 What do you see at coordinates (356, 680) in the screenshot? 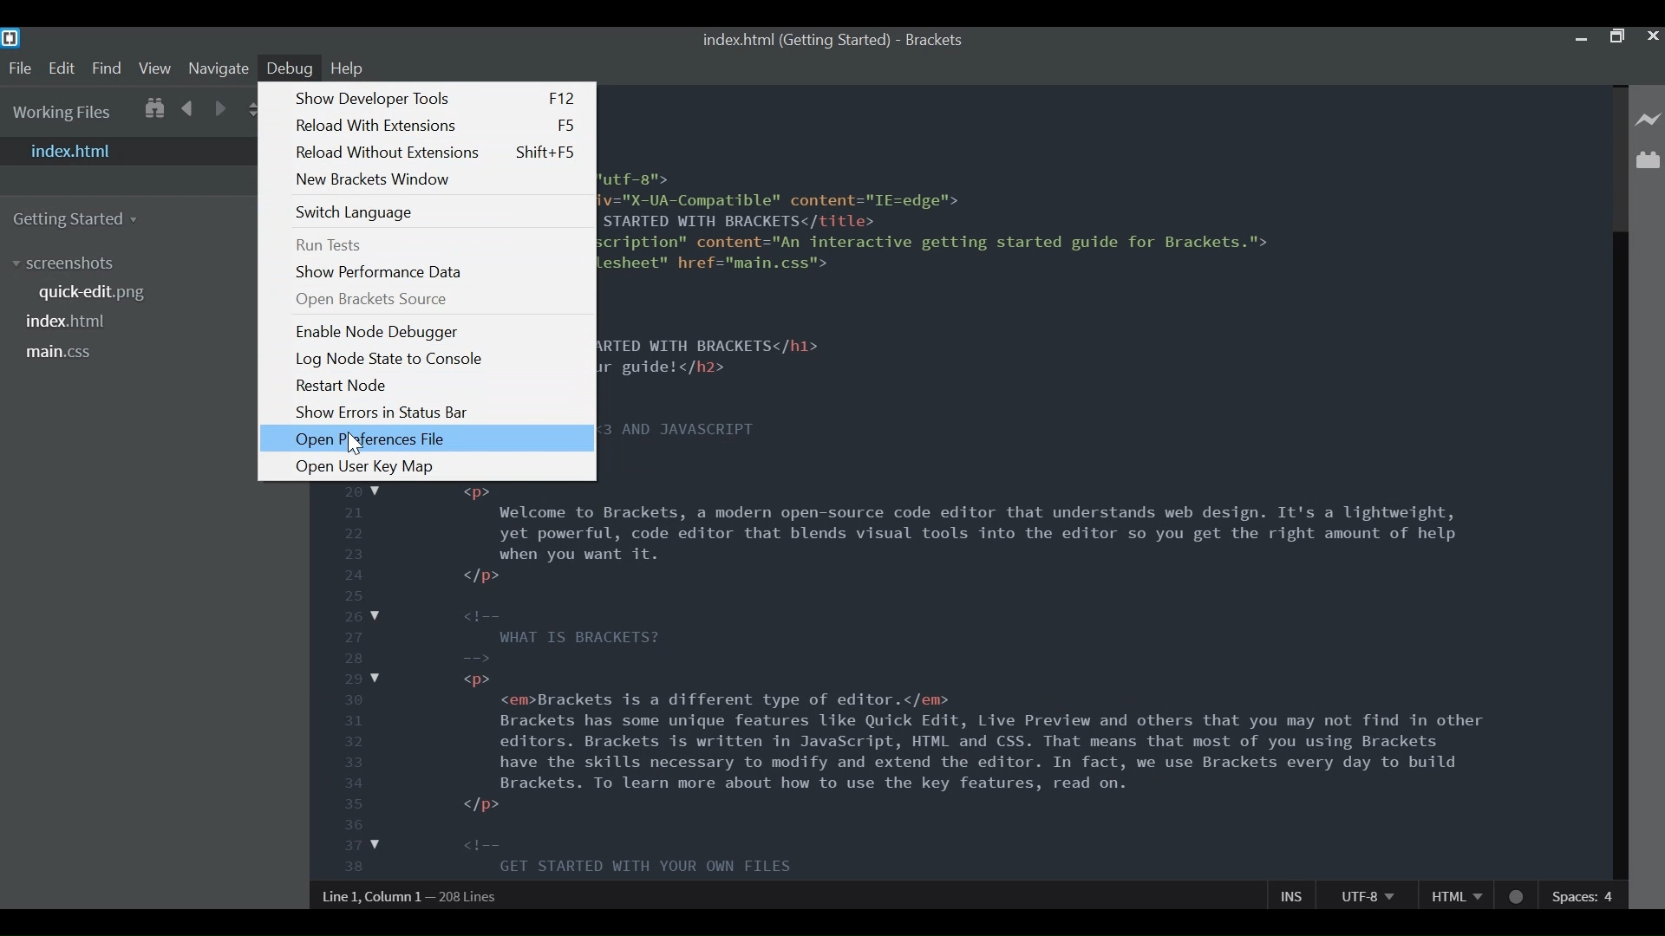
I see `1

2

8

4

5

6

7

8

El
10
11
12
13
14
15
16
17
18
19
20
21
22
7k}
24
25
26
27
28
29
30
31
32
33
34
35
36
37
38` at bounding box center [356, 680].